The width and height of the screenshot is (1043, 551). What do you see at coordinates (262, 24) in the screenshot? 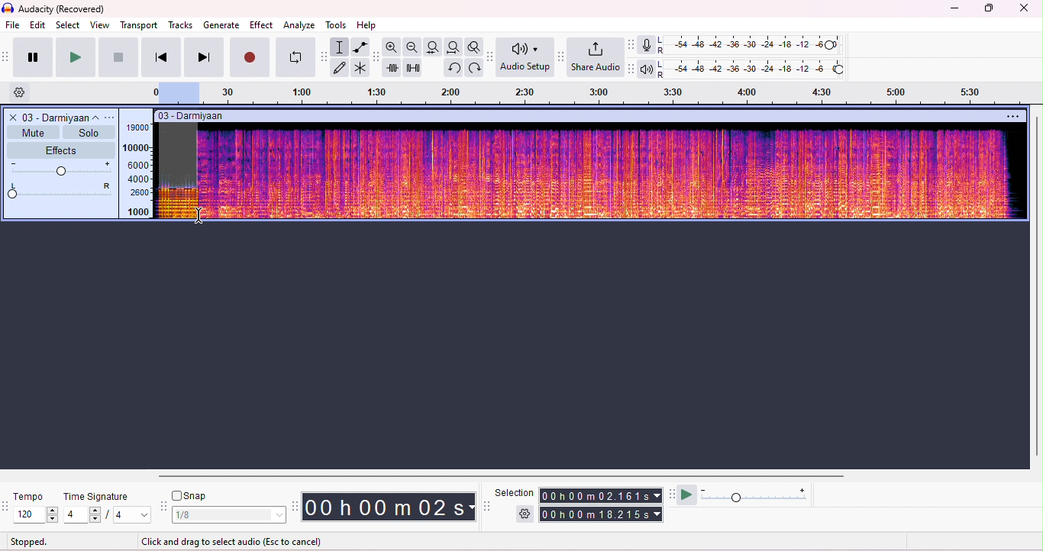
I see `effect` at bounding box center [262, 24].